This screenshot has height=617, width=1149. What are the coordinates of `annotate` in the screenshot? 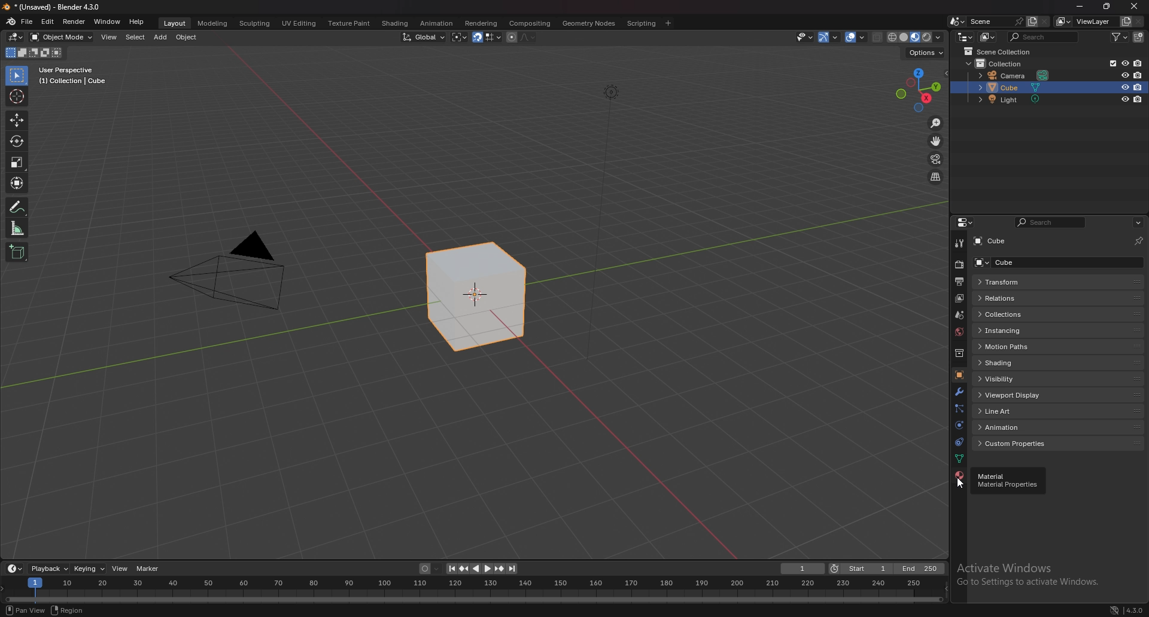 It's located at (17, 207).